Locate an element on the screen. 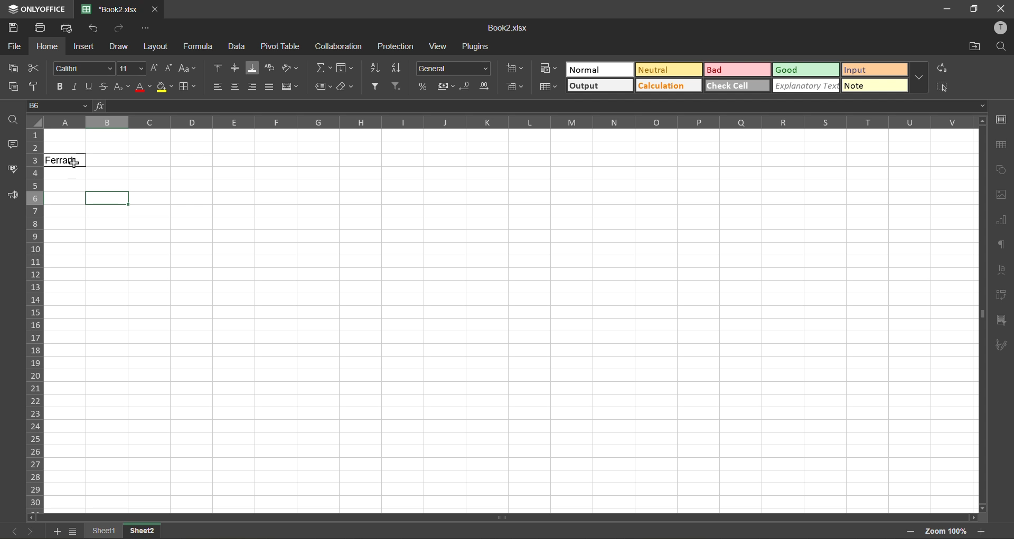  cell settings is located at coordinates (1000, 120).